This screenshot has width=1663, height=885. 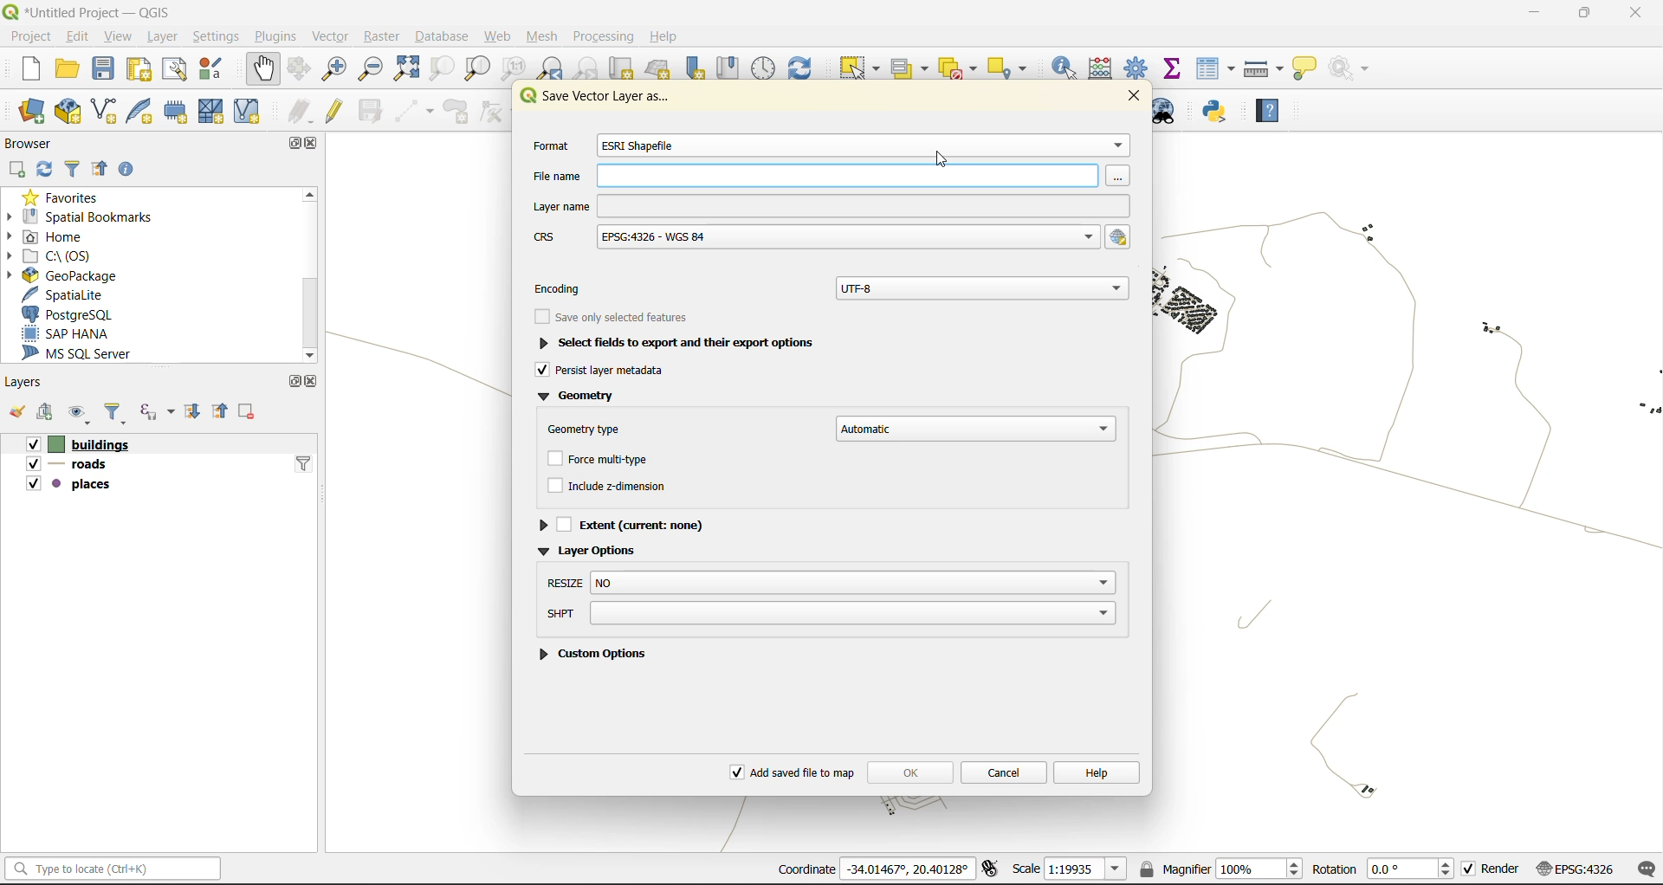 What do you see at coordinates (73, 314) in the screenshot?
I see `postgresql` at bounding box center [73, 314].